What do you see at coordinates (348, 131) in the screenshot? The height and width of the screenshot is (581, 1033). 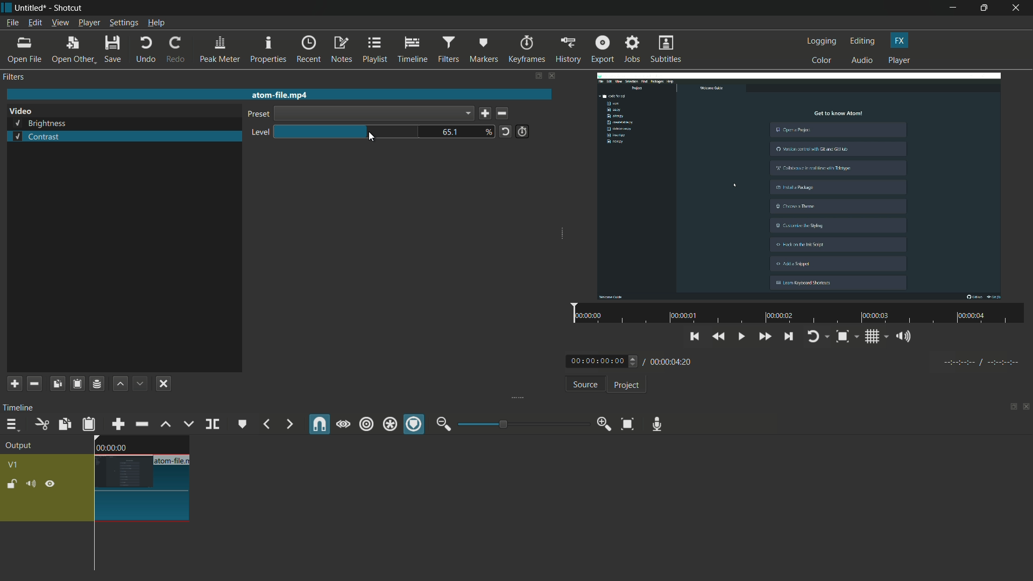 I see `brightness bar` at bounding box center [348, 131].